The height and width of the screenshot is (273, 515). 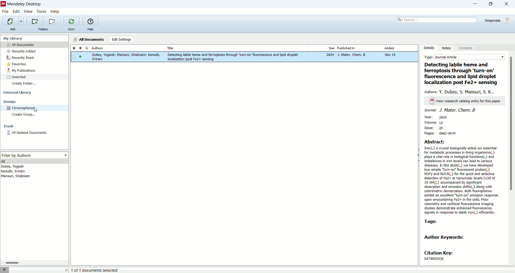 What do you see at coordinates (450, 110) in the screenshot?
I see `journal: J. mater. Chem. B` at bounding box center [450, 110].